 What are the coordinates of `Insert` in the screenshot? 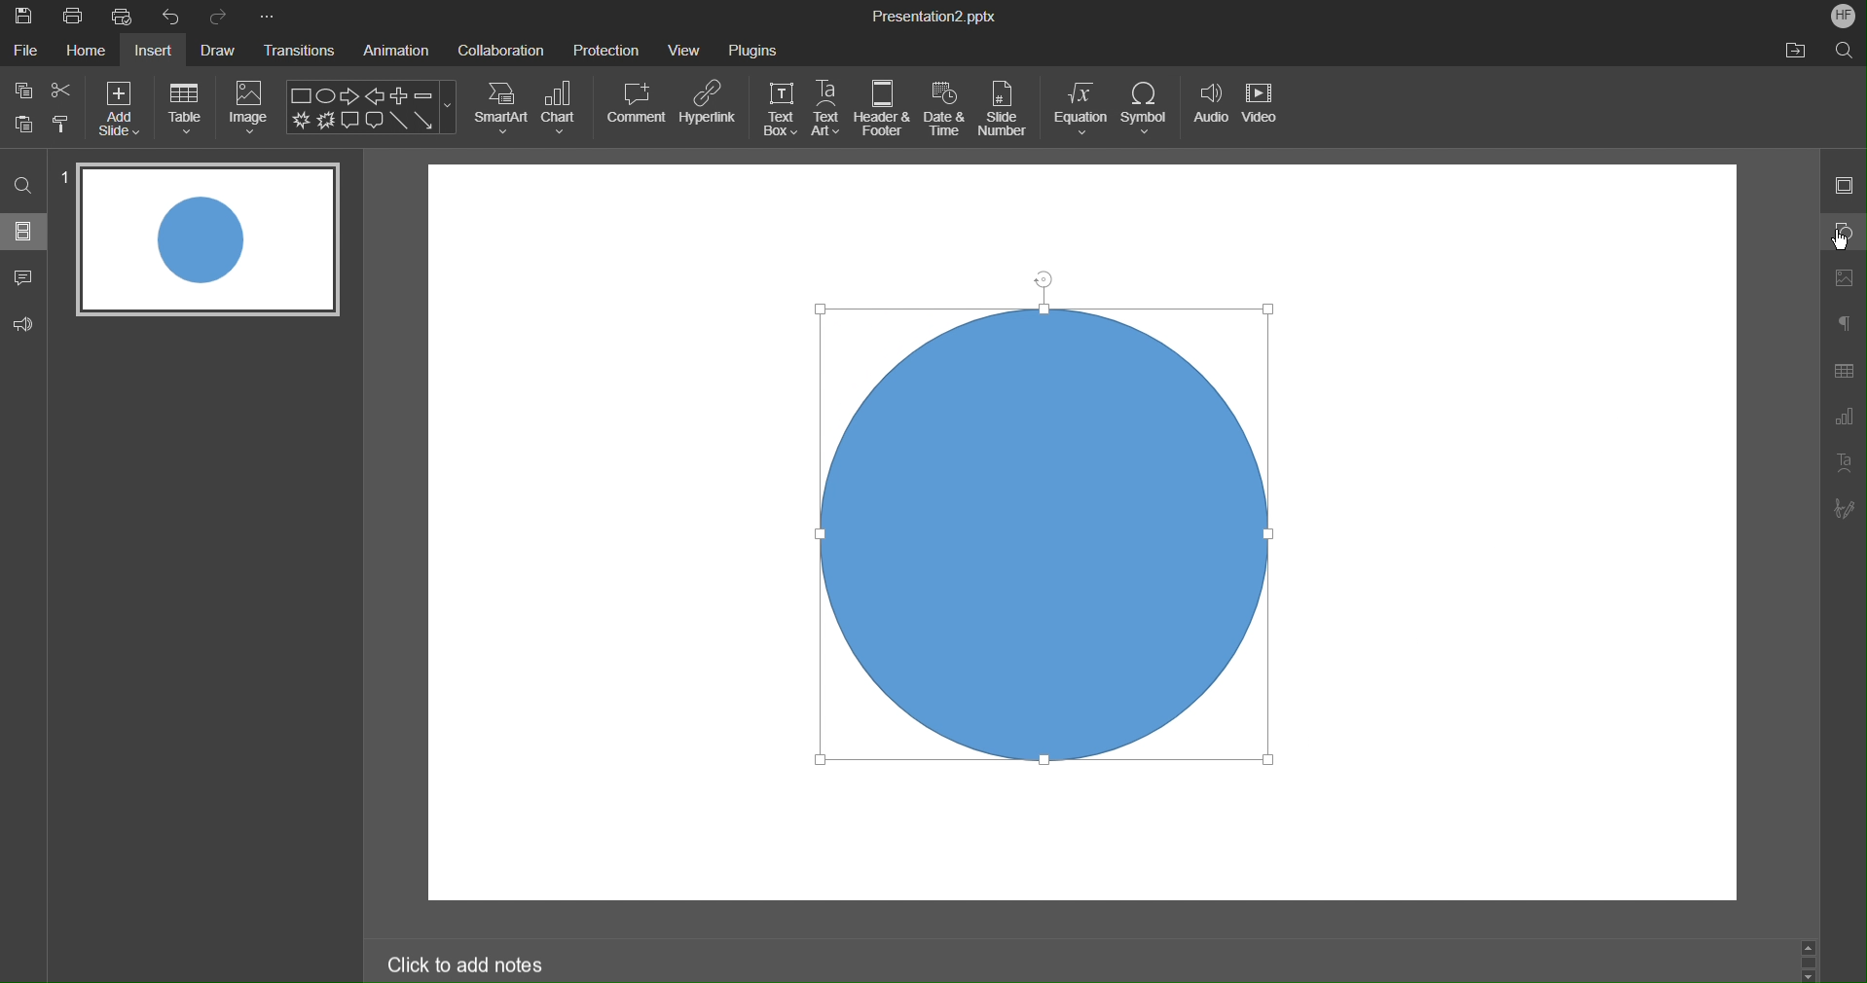 It's located at (158, 52).